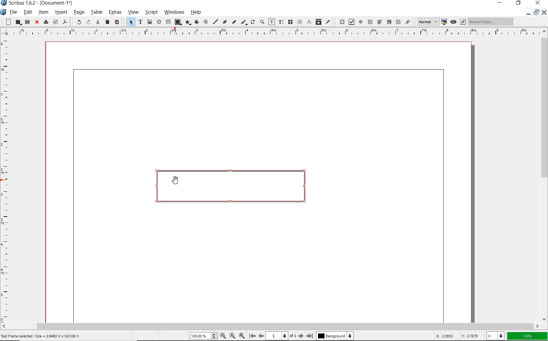 The height and width of the screenshot is (341, 548). Describe the element at coordinates (527, 336) in the screenshot. I see `100%` at that location.